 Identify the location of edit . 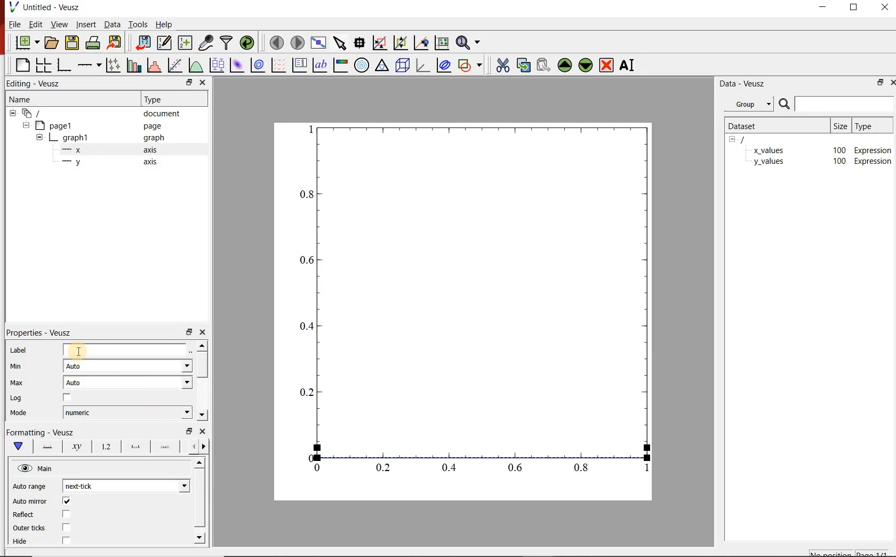
(37, 24).